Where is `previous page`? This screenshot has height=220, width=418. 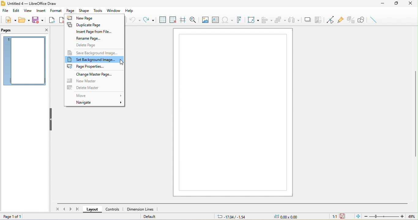 previous page is located at coordinates (64, 209).